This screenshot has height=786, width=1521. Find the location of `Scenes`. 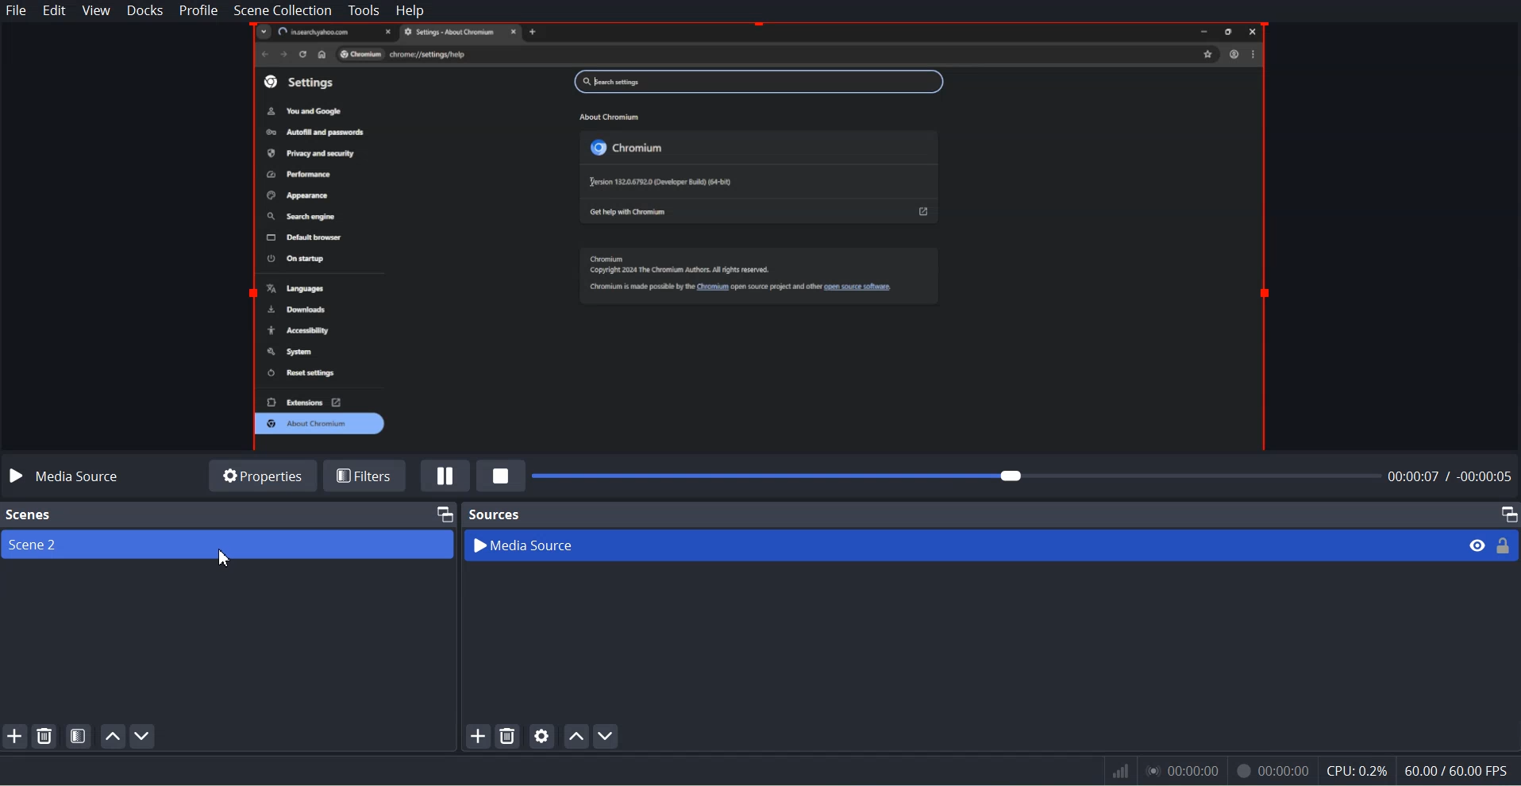

Scenes is located at coordinates (29, 515).